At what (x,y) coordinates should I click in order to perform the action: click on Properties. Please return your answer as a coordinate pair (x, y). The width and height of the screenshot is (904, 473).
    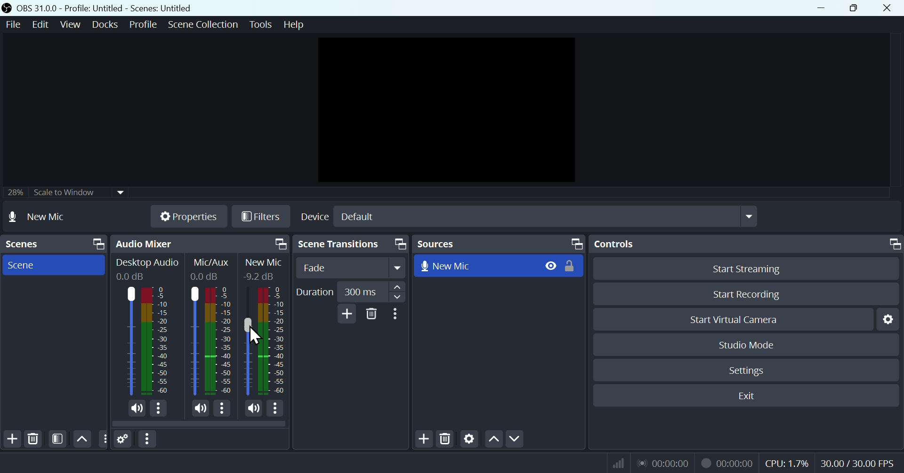
    Looking at the image, I should click on (188, 216).